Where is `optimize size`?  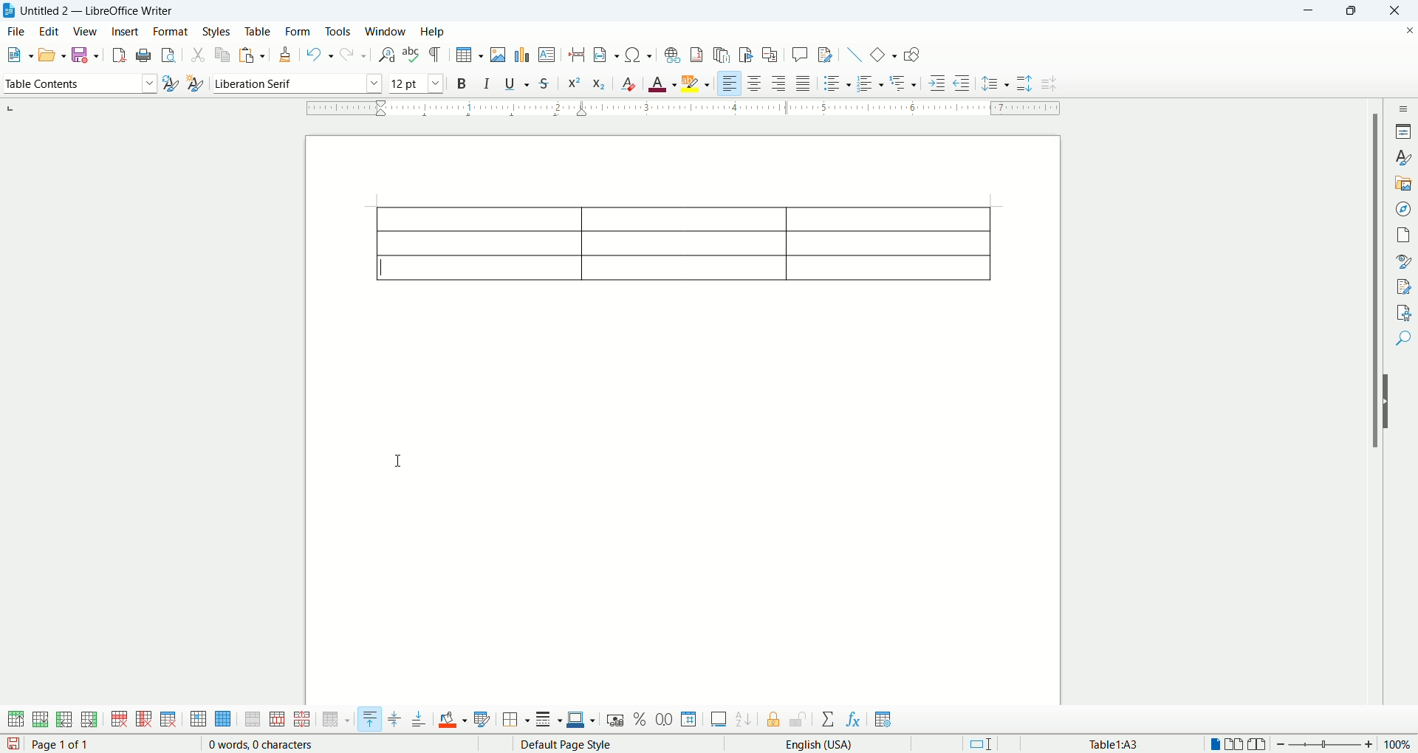 optimize size is located at coordinates (337, 721).